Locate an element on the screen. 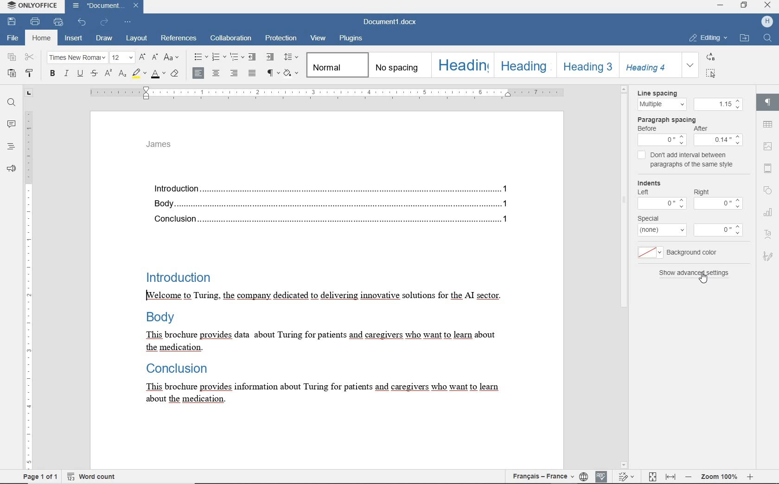  background color is located at coordinates (698, 252).